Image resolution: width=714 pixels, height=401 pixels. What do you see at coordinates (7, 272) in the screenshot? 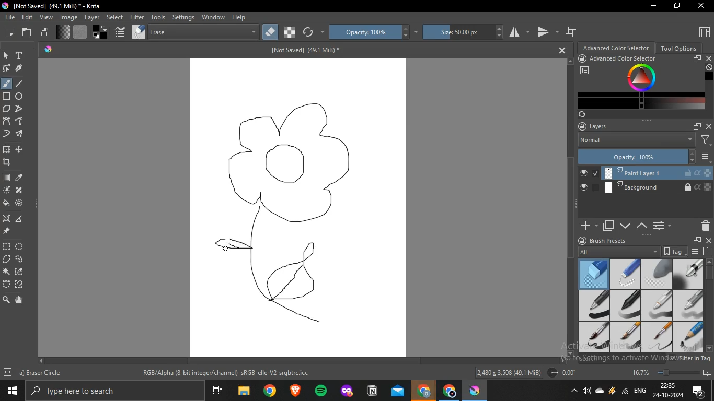
I see `configure selection tool` at bounding box center [7, 272].